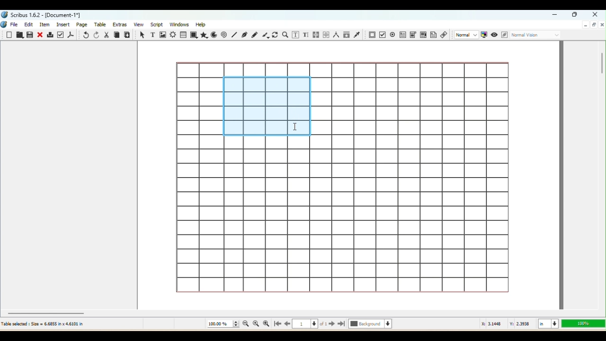 The width and height of the screenshot is (606, 341). What do you see at coordinates (582, 323) in the screenshot?
I see `Zoom level` at bounding box center [582, 323].